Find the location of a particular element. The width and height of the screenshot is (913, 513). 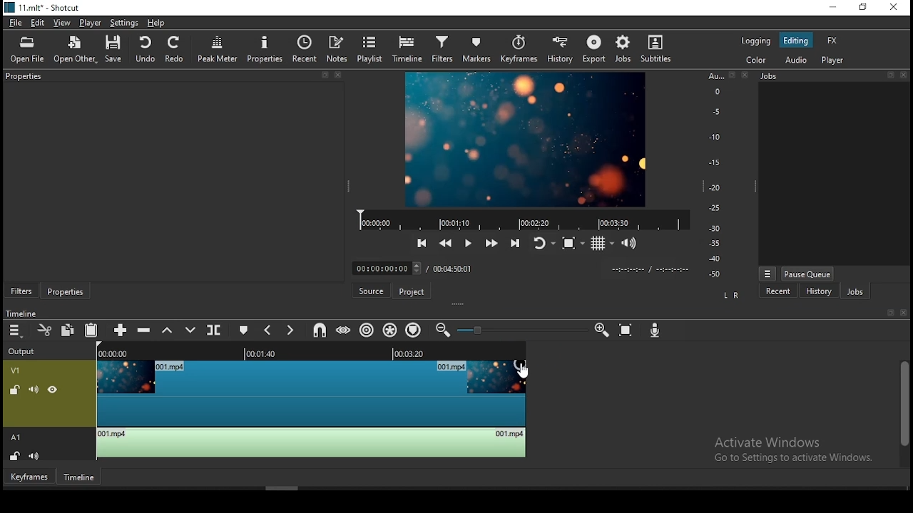

project is located at coordinates (411, 292).